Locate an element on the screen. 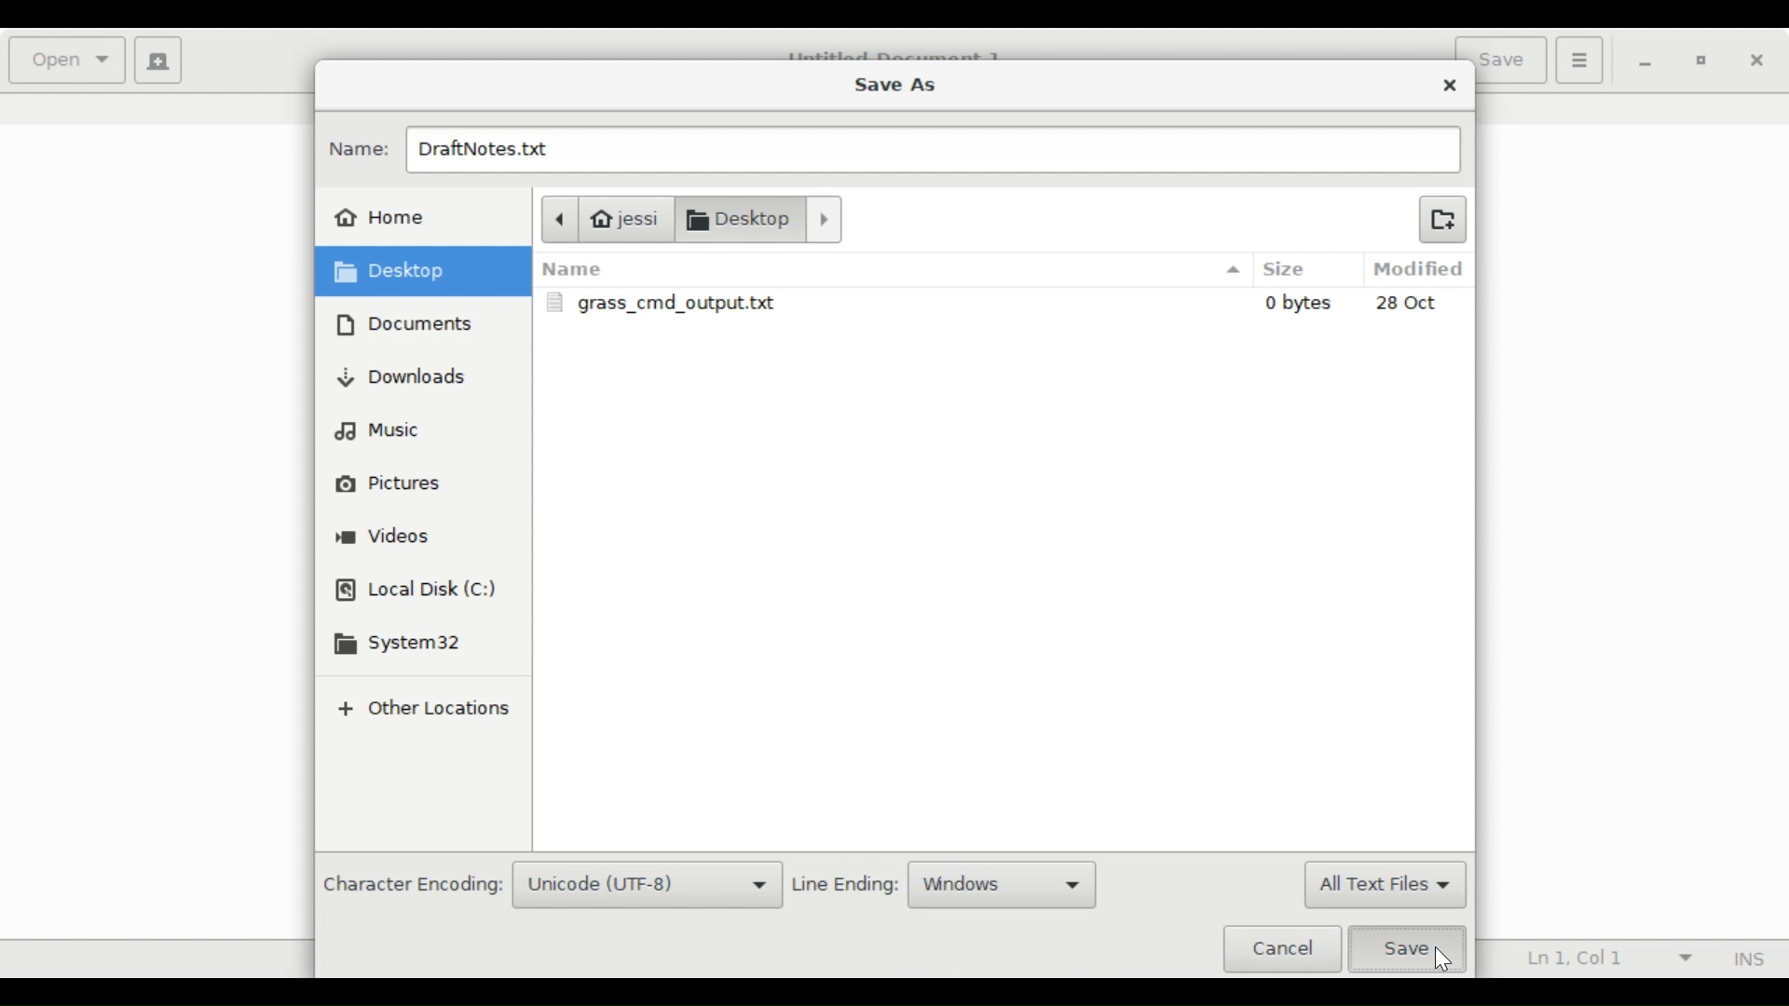 The image size is (1789, 1006). Create a new document is located at coordinates (159, 61).